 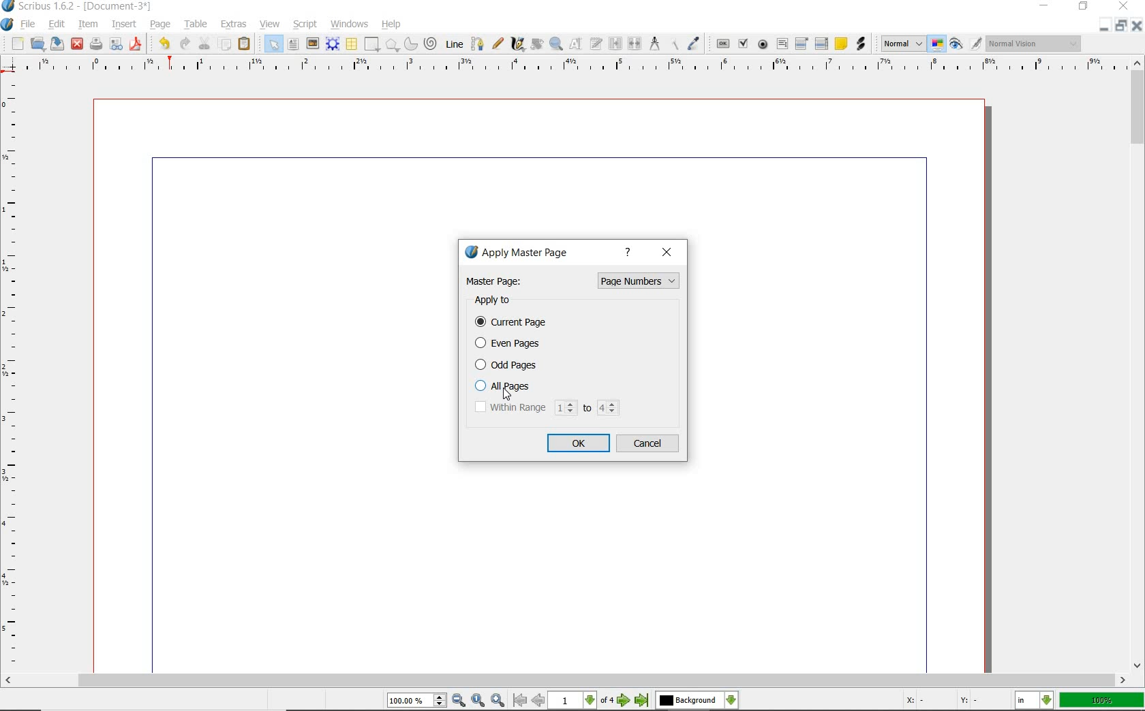 What do you see at coordinates (498, 301) in the screenshot?
I see `apply to` at bounding box center [498, 301].